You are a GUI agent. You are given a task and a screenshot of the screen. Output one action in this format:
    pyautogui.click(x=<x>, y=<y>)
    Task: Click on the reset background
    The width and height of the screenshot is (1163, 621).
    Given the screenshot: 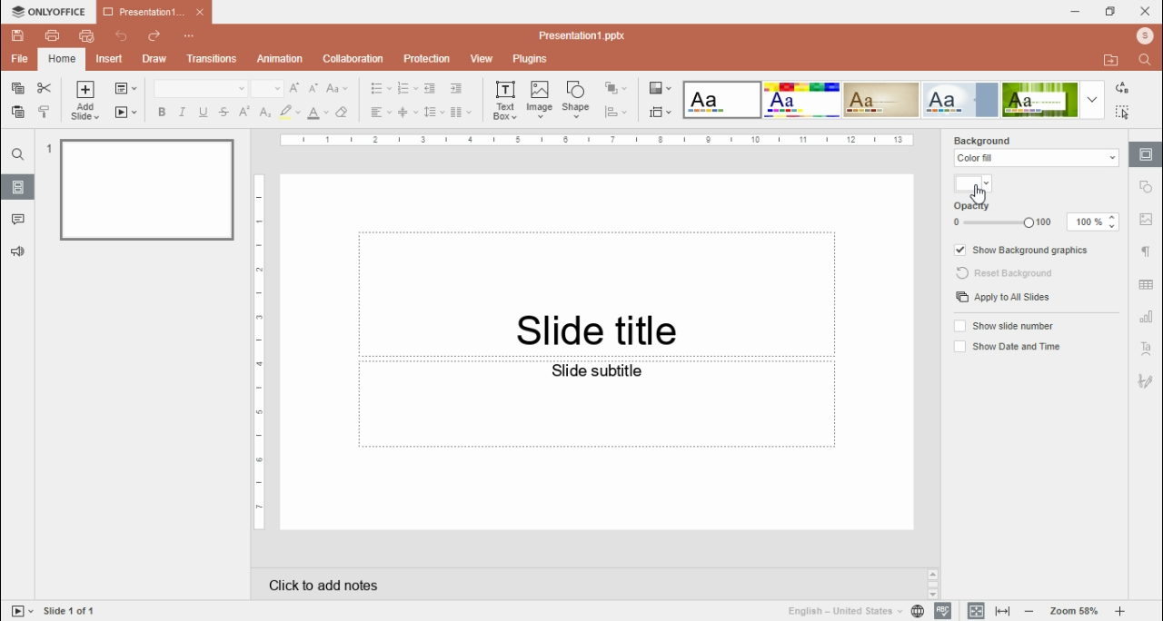 What is the action you would take?
    pyautogui.click(x=1007, y=274)
    